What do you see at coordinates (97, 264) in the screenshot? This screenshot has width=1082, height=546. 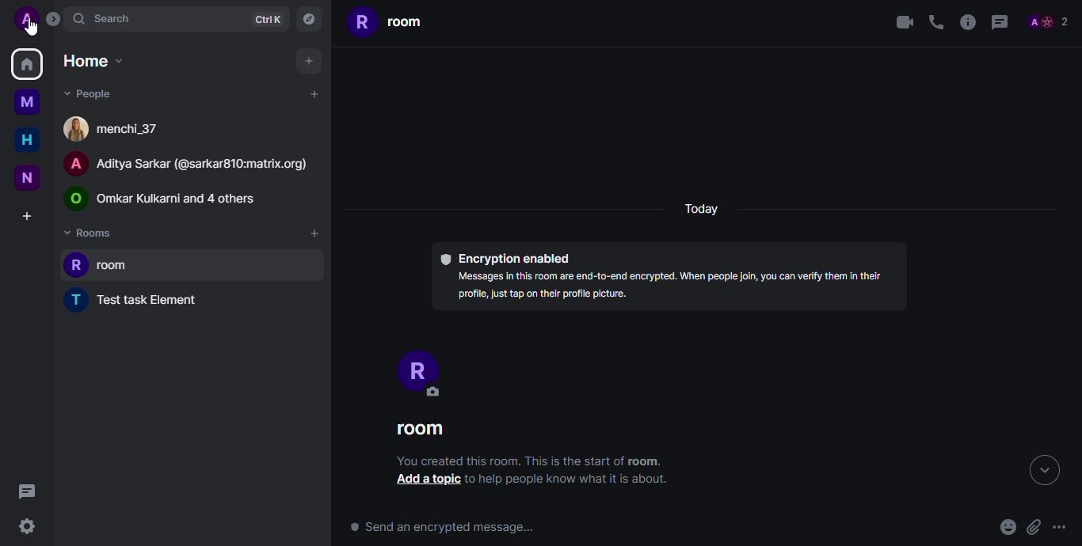 I see `room` at bounding box center [97, 264].